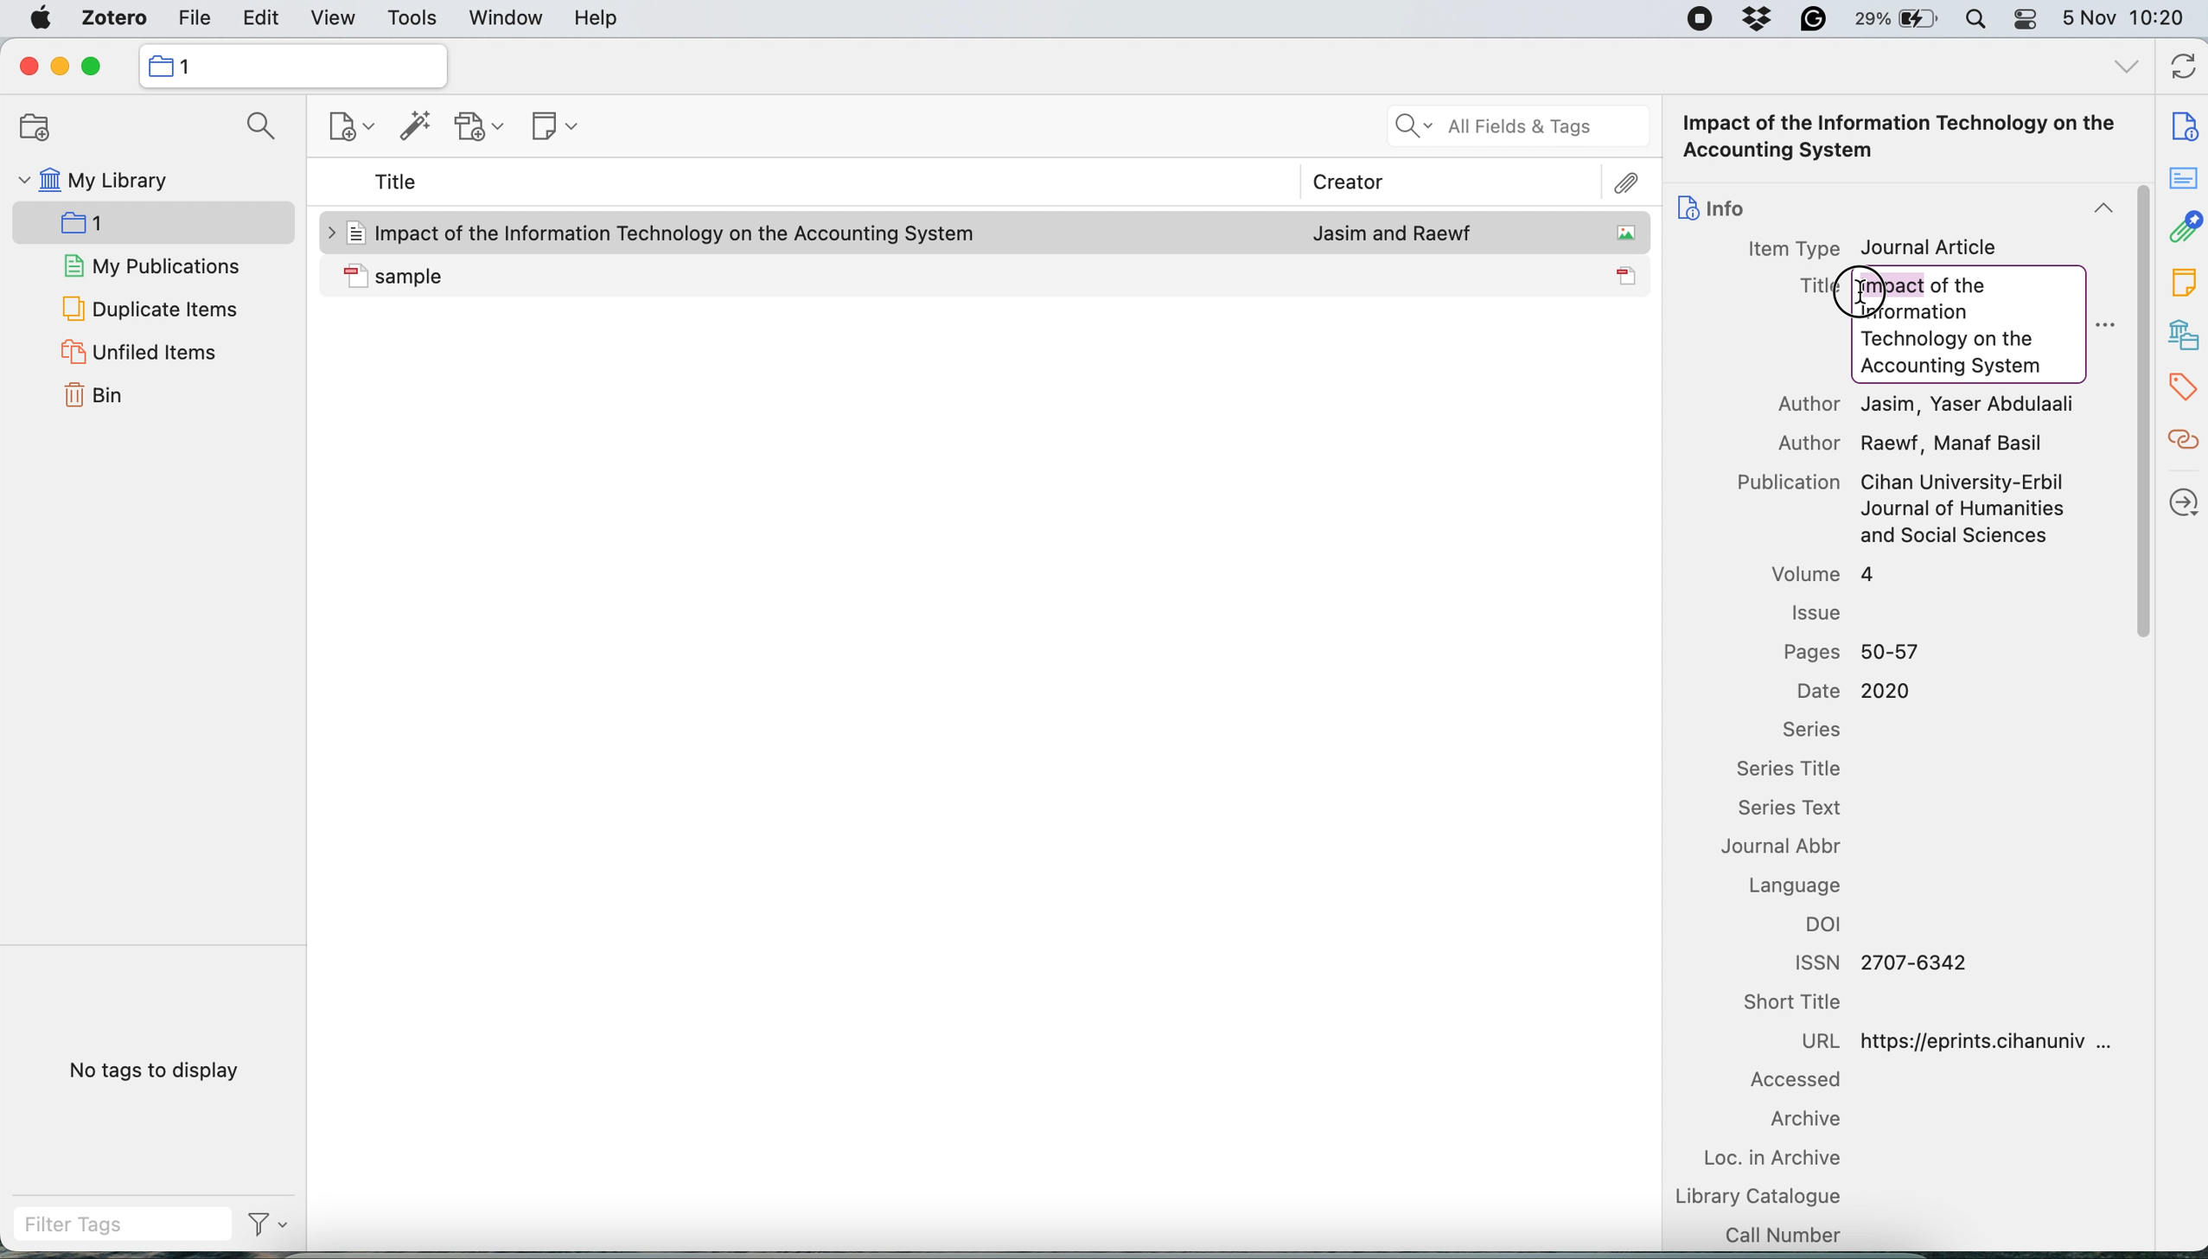 This screenshot has height=1259, width=2208. I want to click on archive, so click(1805, 1119).